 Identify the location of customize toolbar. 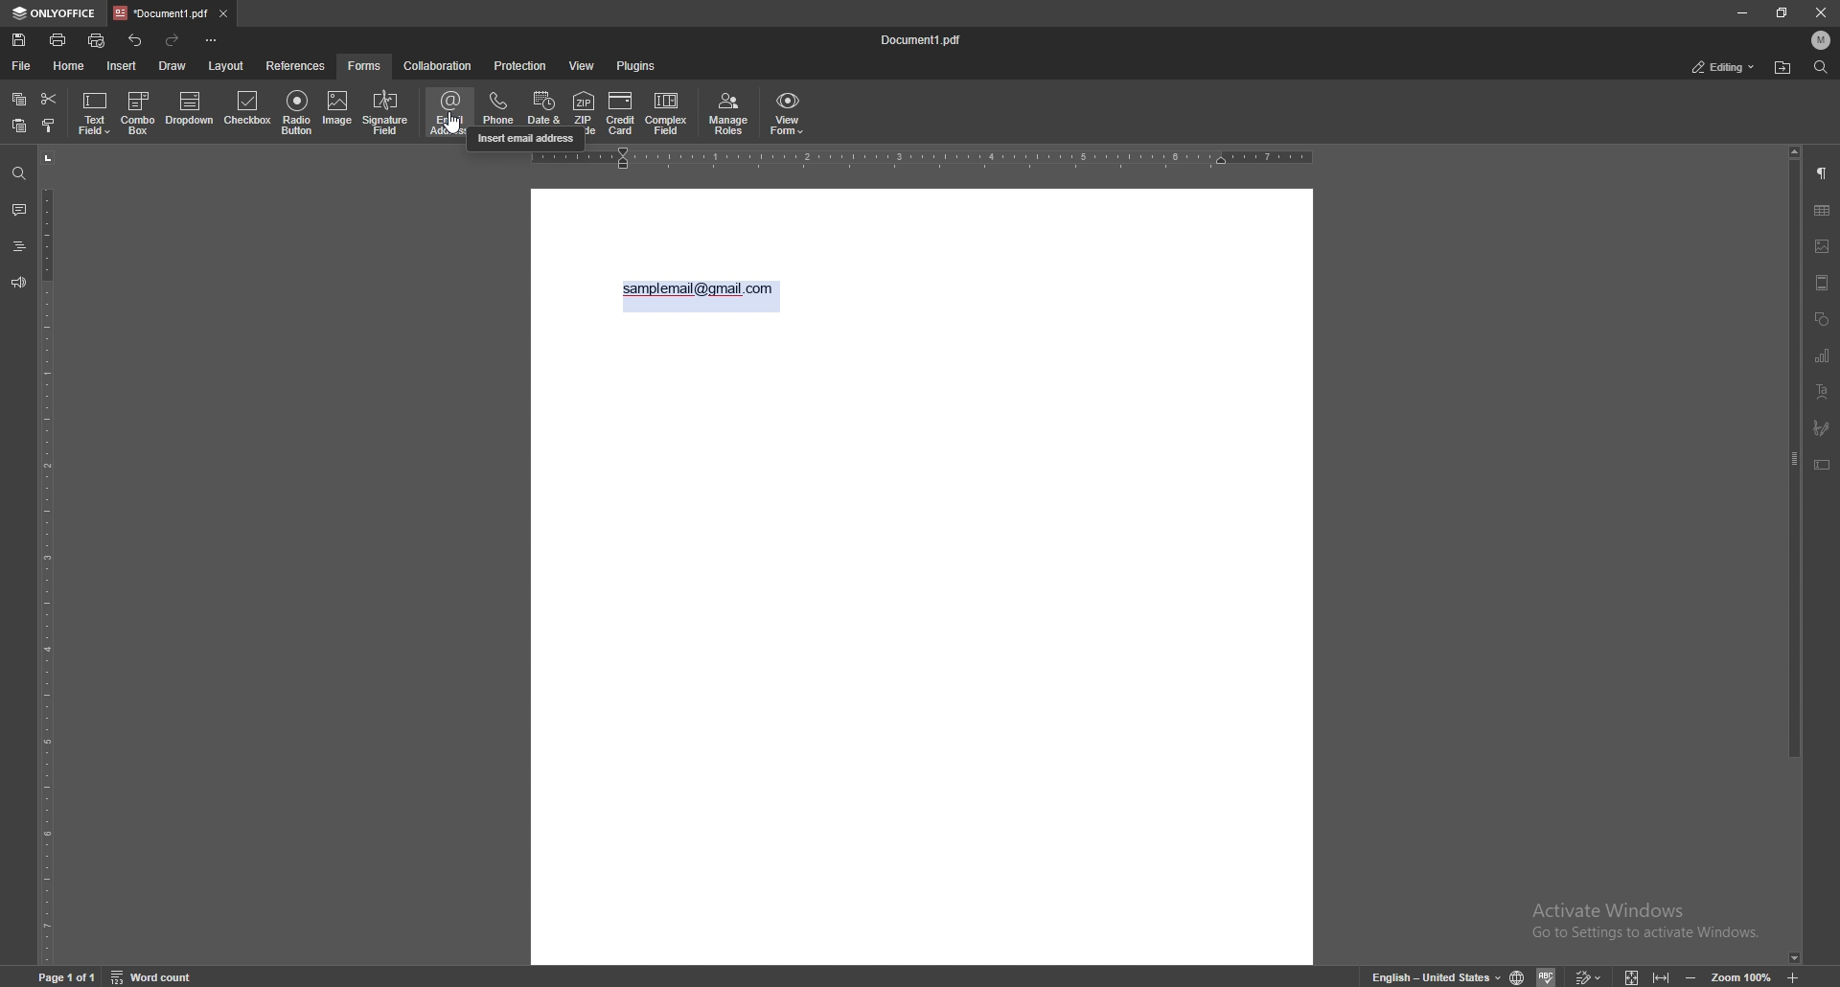
(212, 41).